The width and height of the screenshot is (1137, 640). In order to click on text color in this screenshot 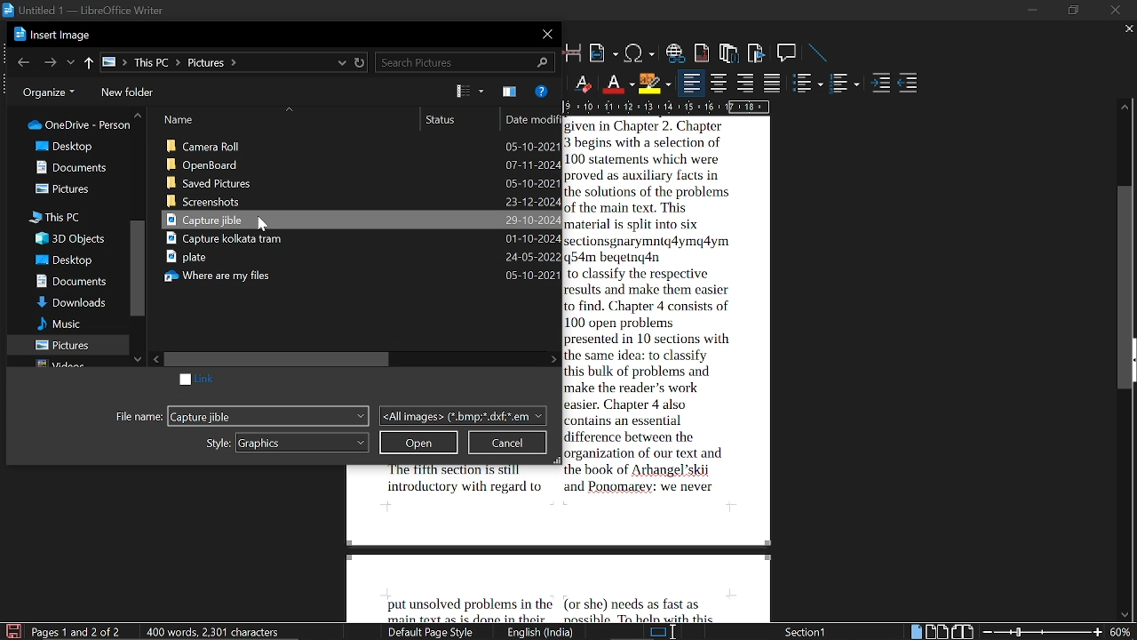, I will do `click(617, 84)`.